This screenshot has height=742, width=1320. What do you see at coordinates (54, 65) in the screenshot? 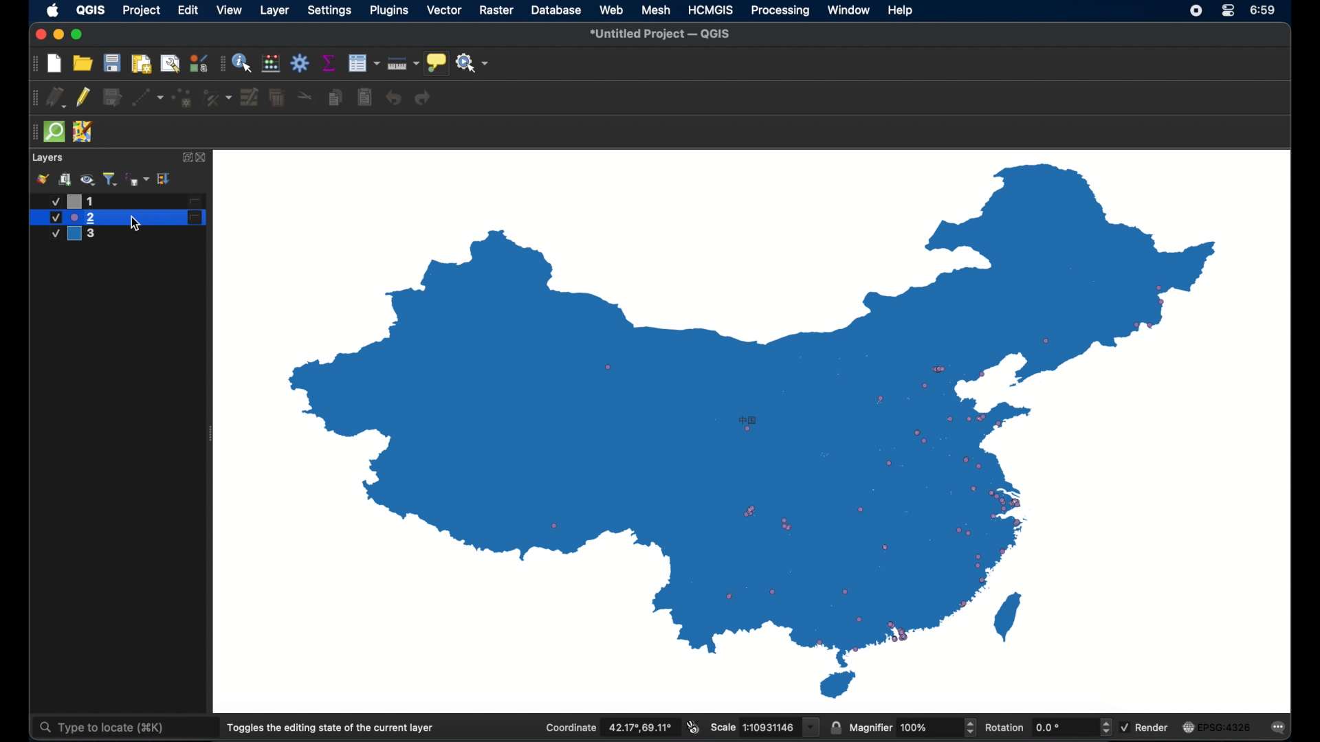
I see `new` at bounding box center [54, 65].